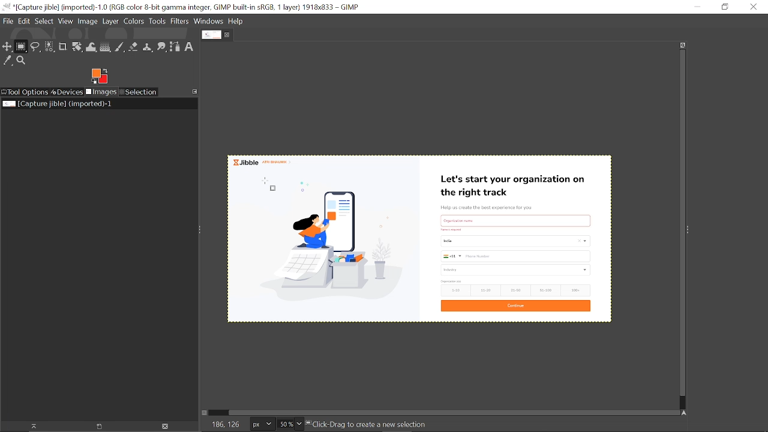  I want to click on Delete, so click(165, 426).